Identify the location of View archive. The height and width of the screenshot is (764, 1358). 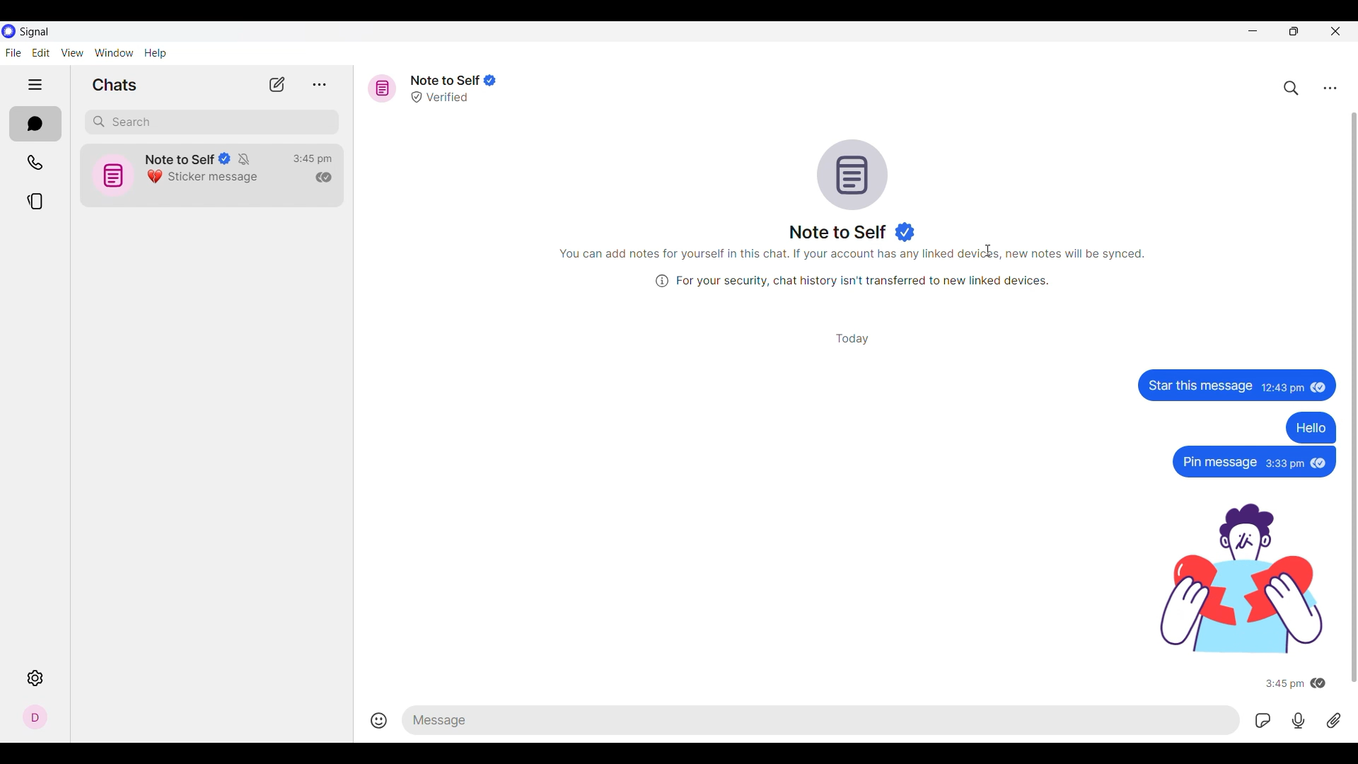
(319, 85).